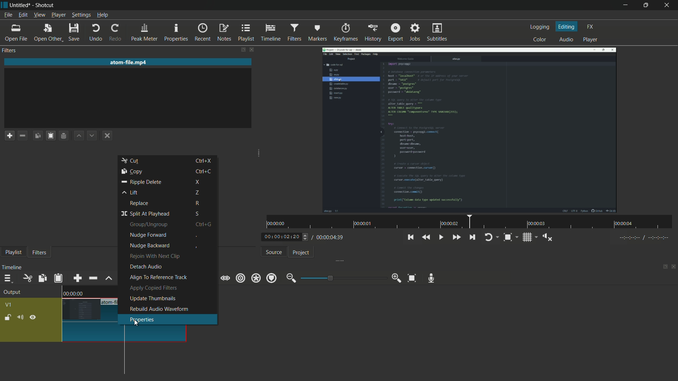 The width and height of the screenshot is (678, 381). What do you see at coordinates (21, 317) in the screenshot?
I see `mute` at bounding box center [21, 317].